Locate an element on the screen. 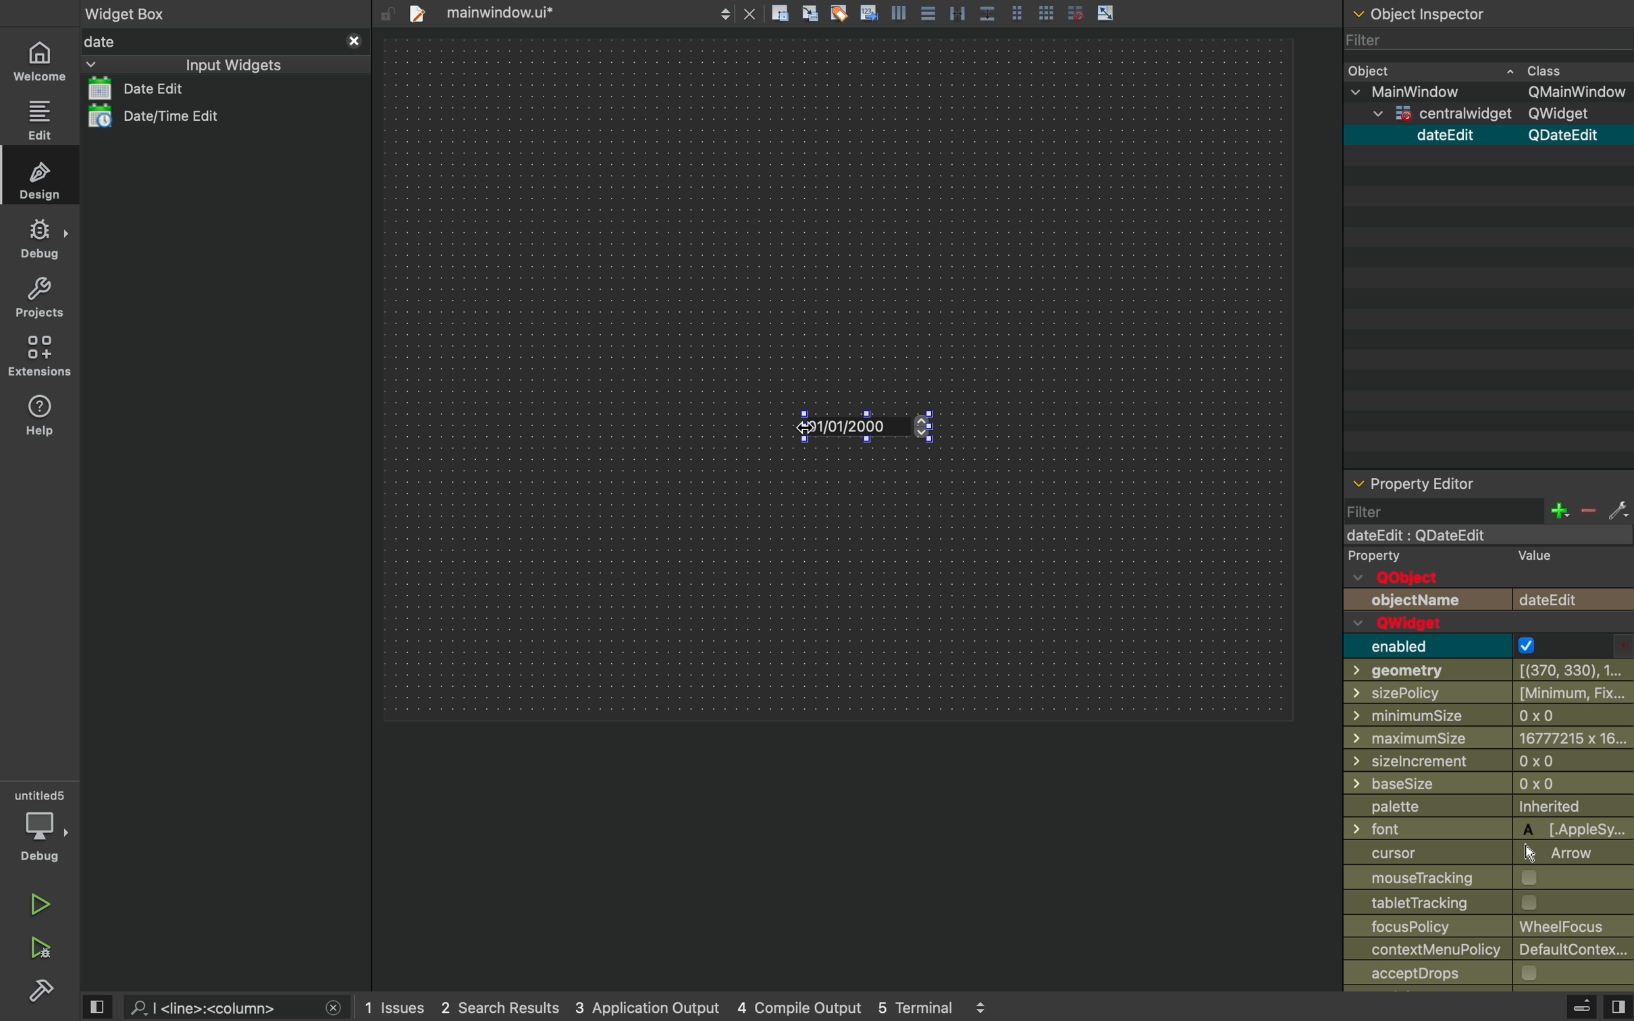 This screenshot has width=1634, height=1021. distribute vertically is located at coordinates (987, 11).